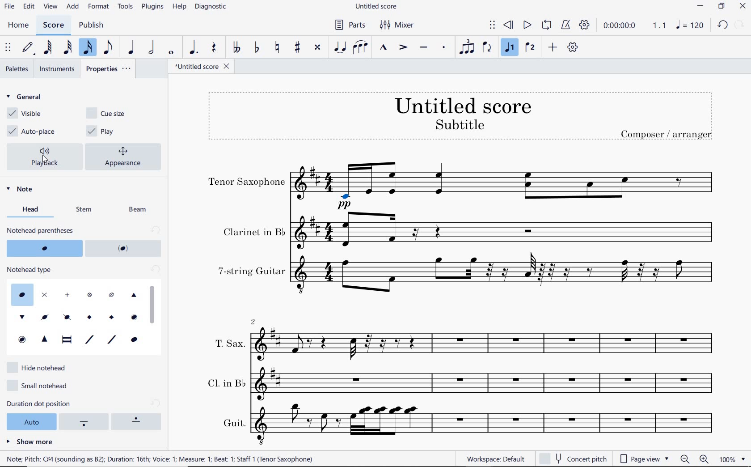 The width and height of the screenshot is (751, 467). I want to click on cursor, so click(46, 159).